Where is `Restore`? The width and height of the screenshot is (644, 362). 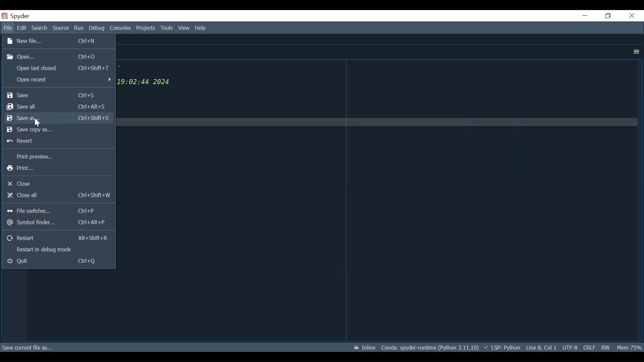 Restore is located at coordinates (607, 16).